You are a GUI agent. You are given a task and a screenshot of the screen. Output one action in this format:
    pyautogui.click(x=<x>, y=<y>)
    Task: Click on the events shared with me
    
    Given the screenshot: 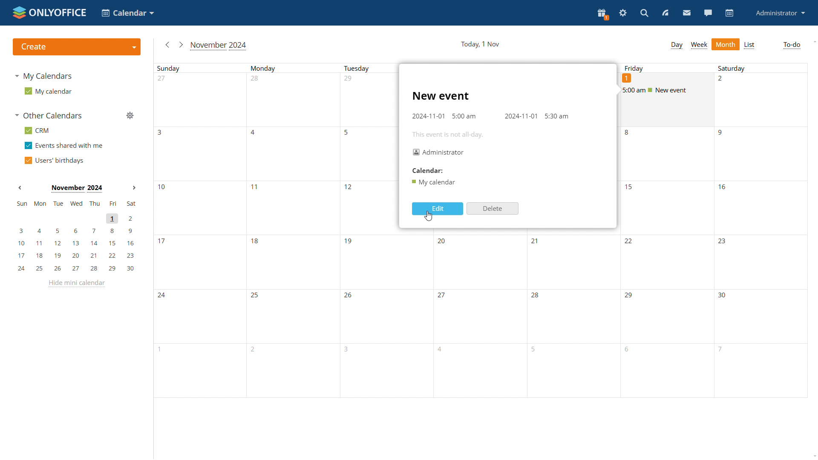 What is the action you would take?
    pyautogui.click(x=64, y=146)
    